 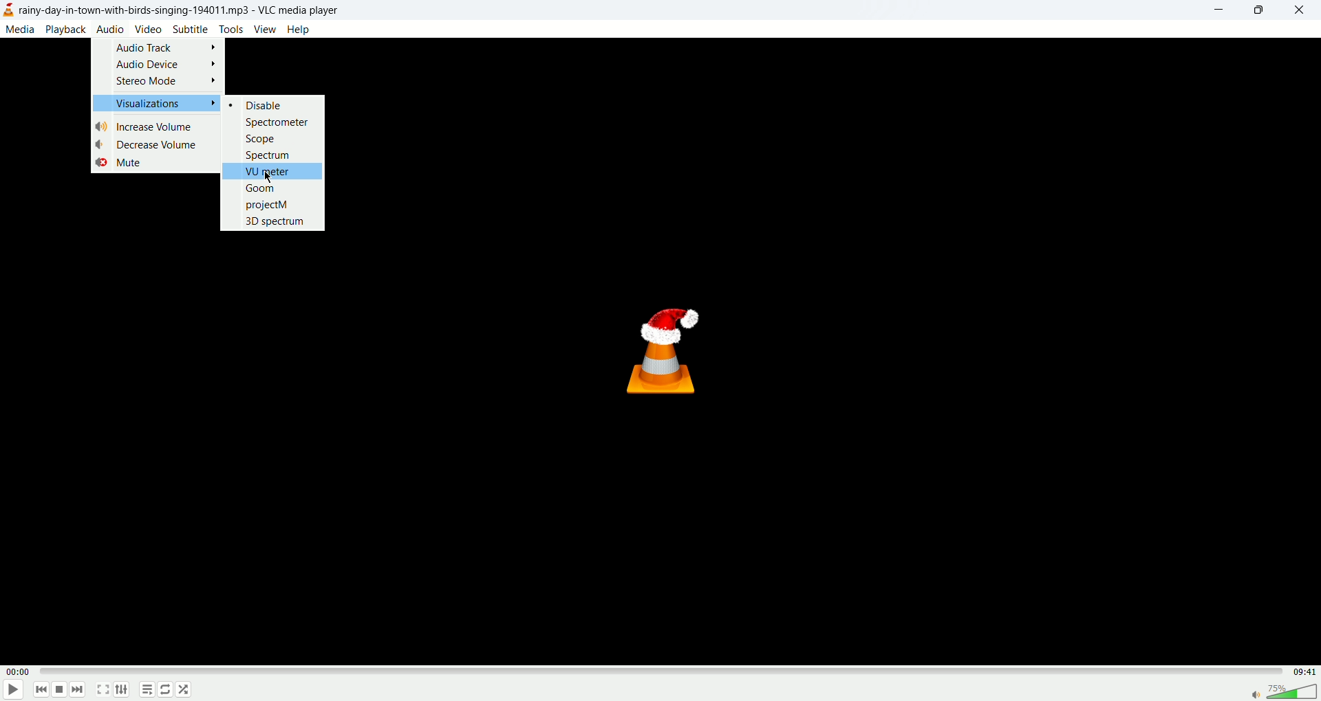 What do you see at coordinates (110, 30) in the screenshot?
I see `audio` at bounding box center [110, 30].